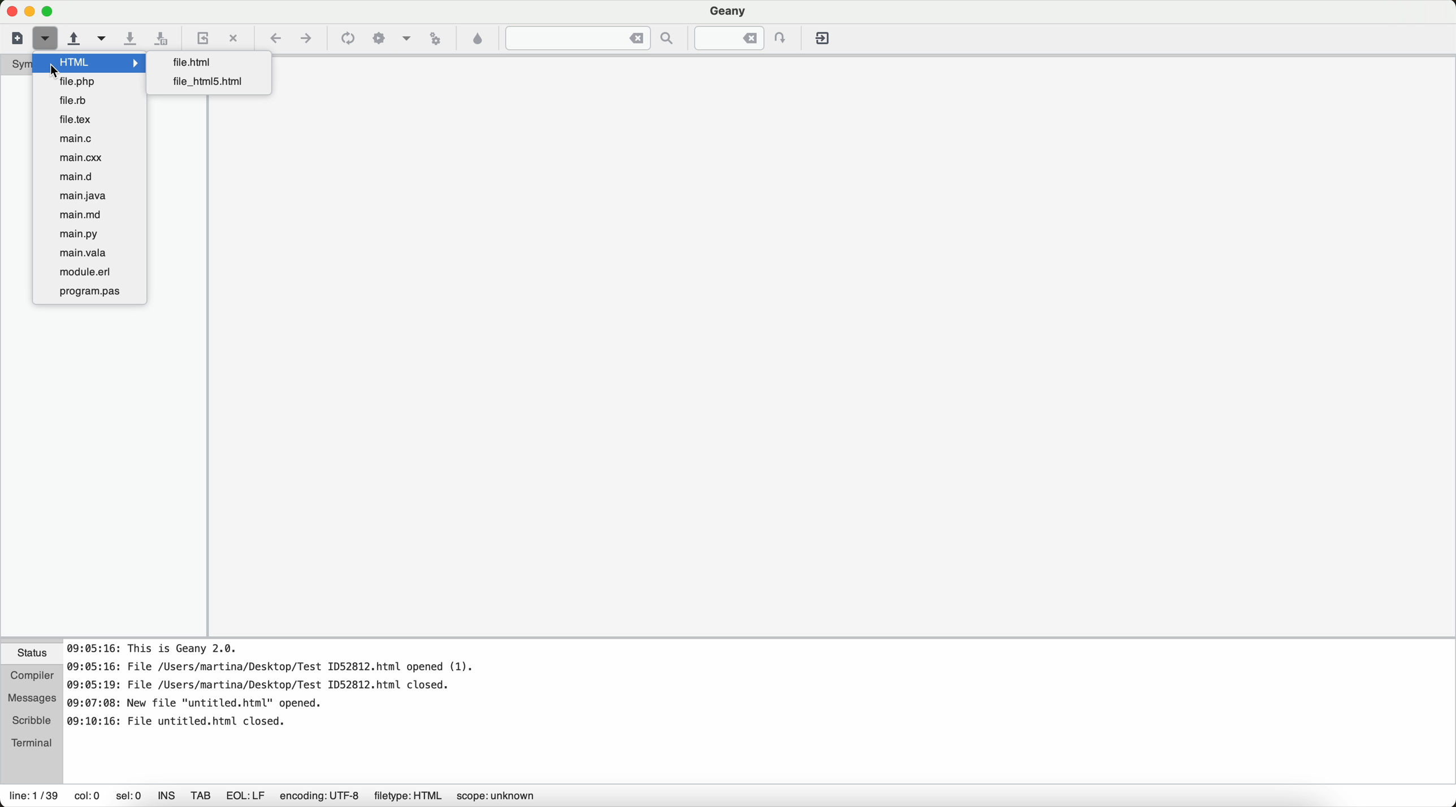 The width and height of the screenshot is (1456, 807). Describe the element at coordinates (408, 41) in the screenshot. I see `choose more build actions` at that location.